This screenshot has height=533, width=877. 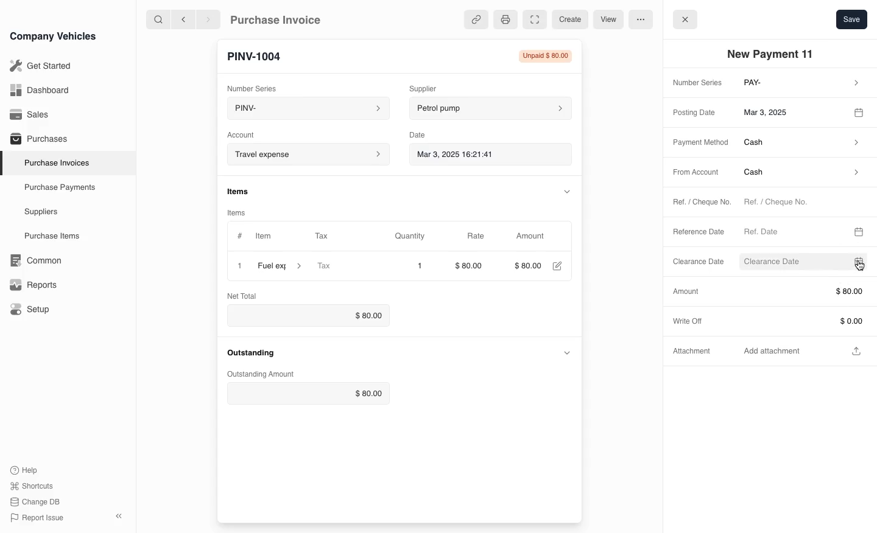 I want to click on link, so click(x=474, y=19).